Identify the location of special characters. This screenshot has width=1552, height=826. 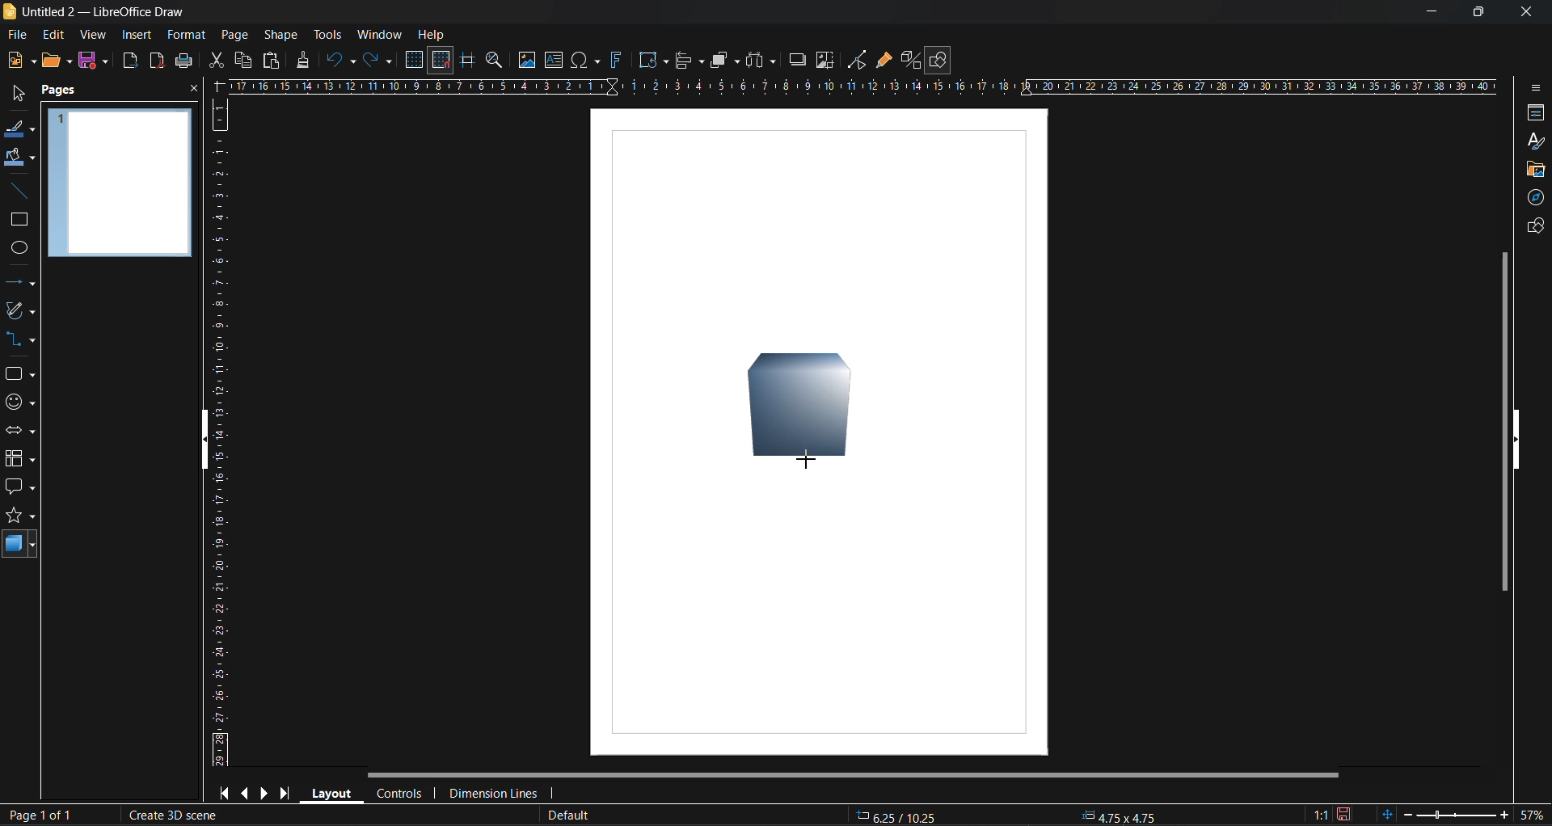
(589, 61).